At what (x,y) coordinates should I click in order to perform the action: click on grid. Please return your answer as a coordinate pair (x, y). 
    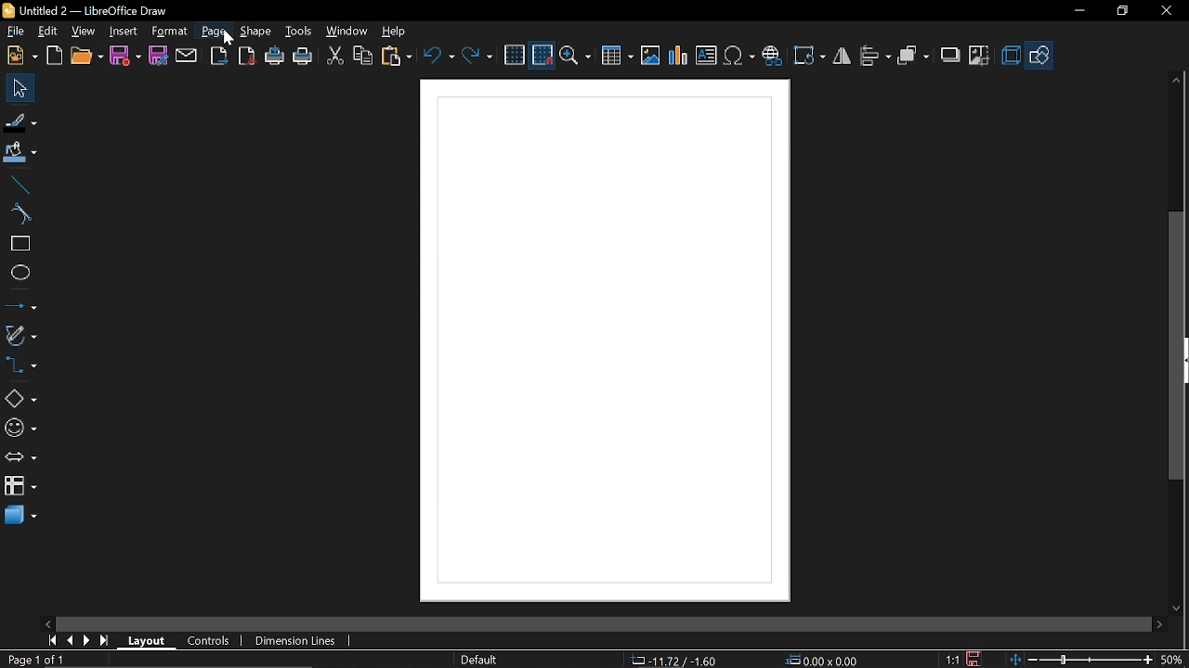
    Looking at the image, I should click on (515, 55).